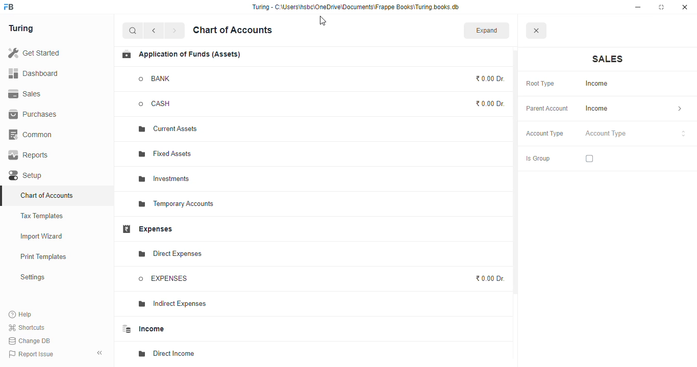 The width and height of the screenshot is (697, 367). What do you see at coordinates (181, 55) in the screenshot?
I see `application of funds (assets)` at bounding box center [181, 55].